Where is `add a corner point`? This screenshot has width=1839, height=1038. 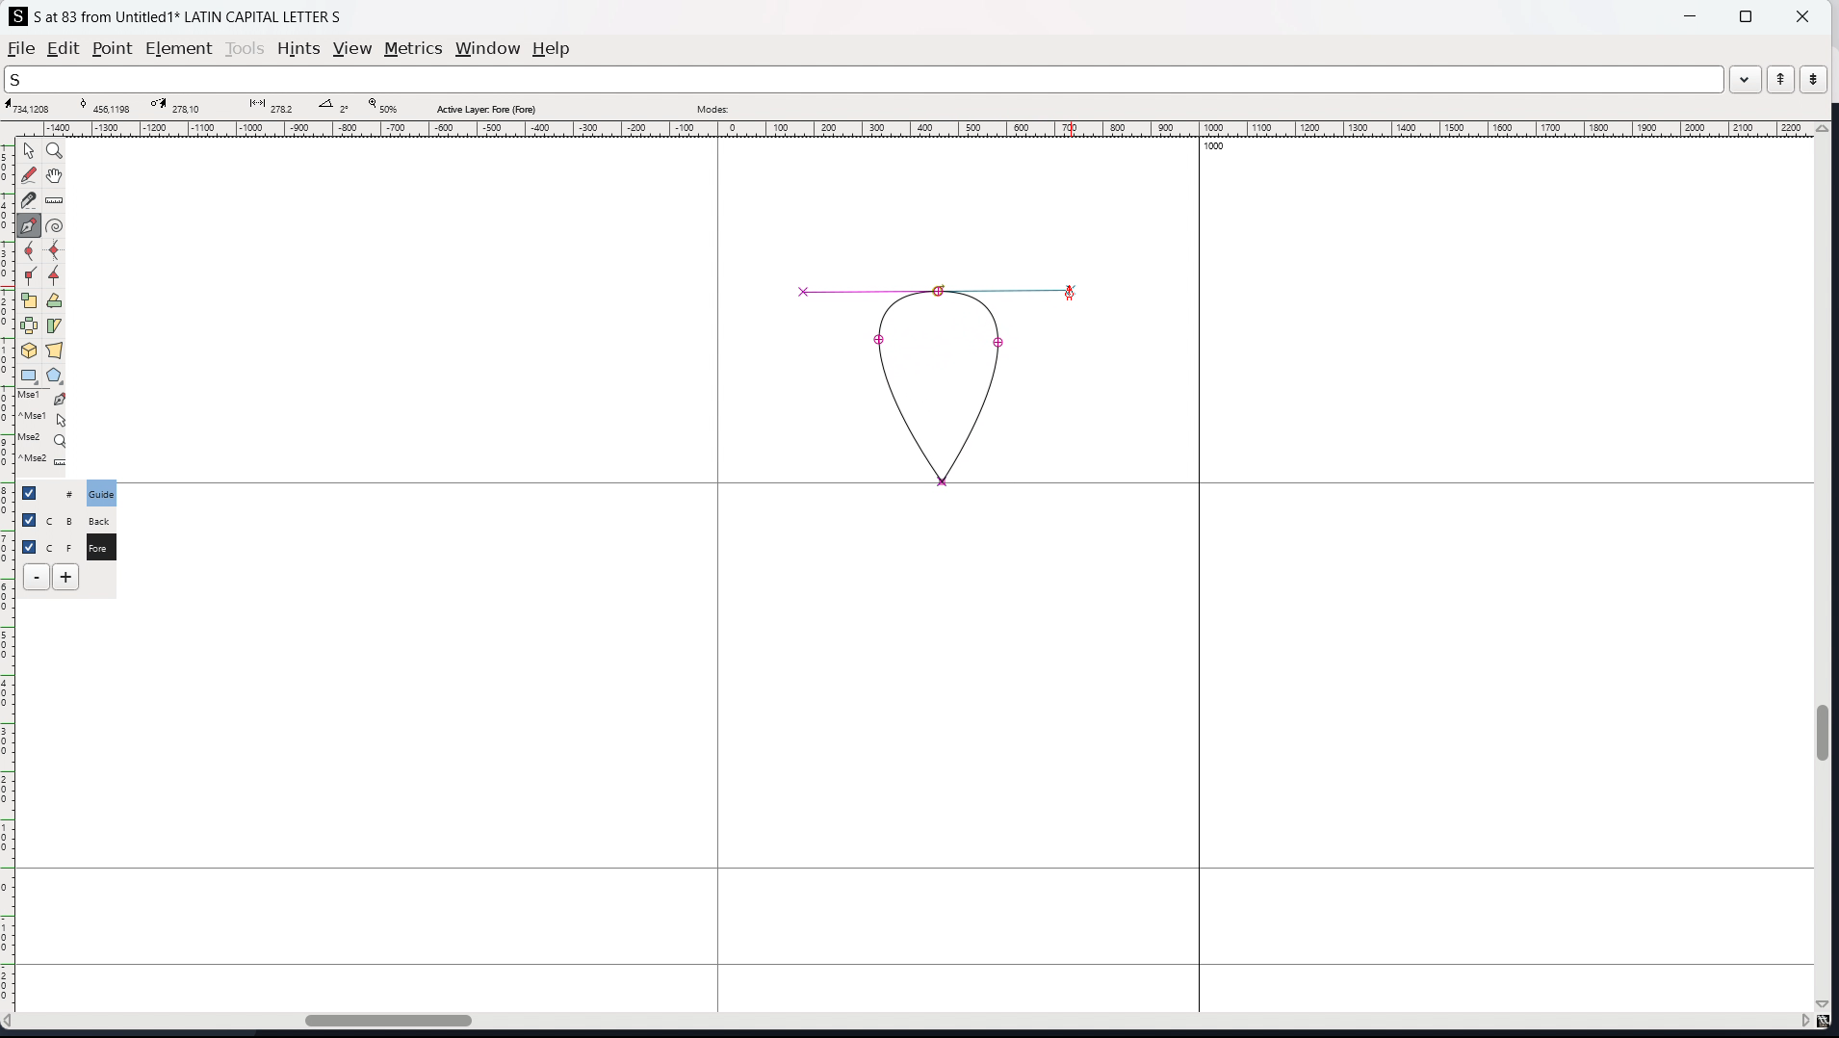 add a corner point is located at coordinates (30, 277).